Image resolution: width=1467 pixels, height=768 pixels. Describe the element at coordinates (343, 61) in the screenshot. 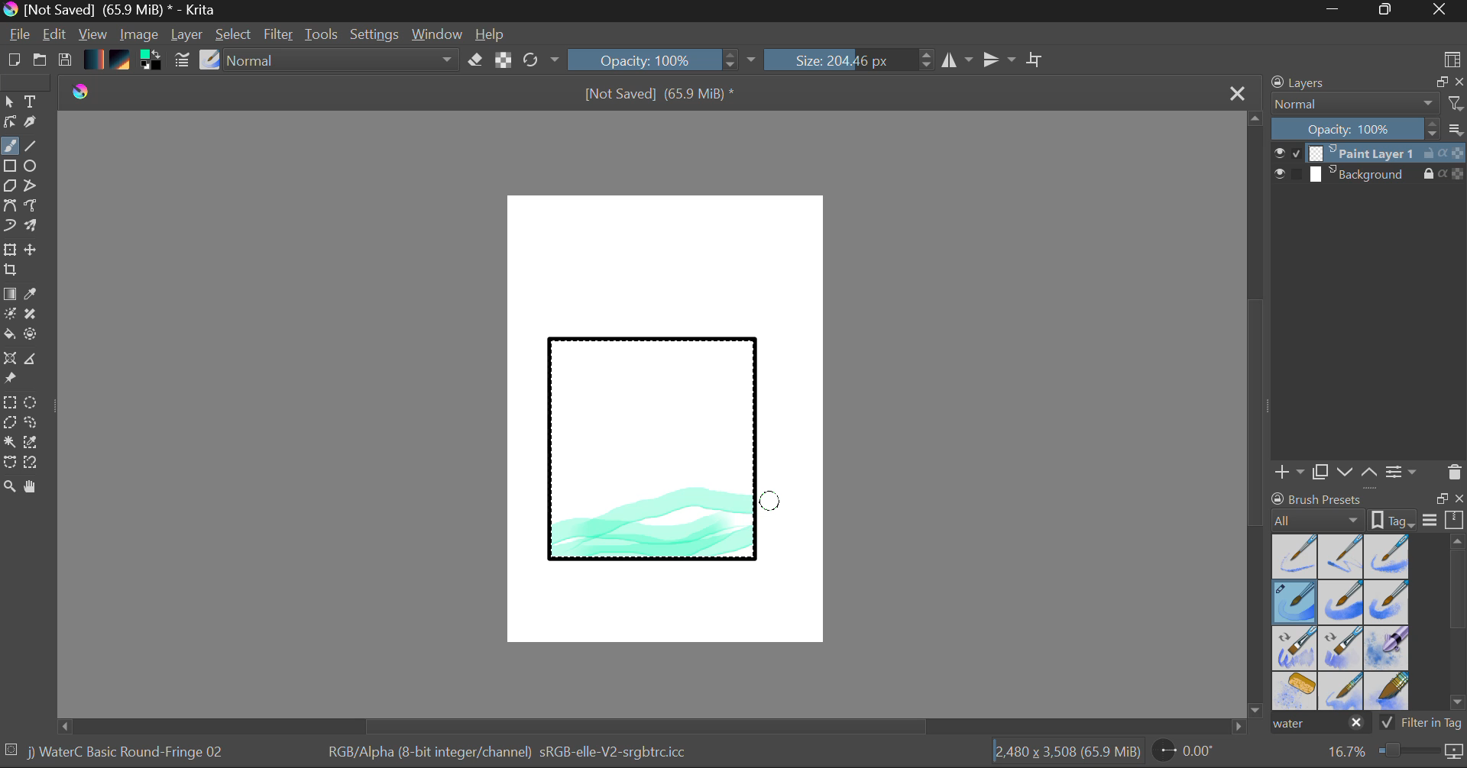

I see `Blending Tool` at that location.